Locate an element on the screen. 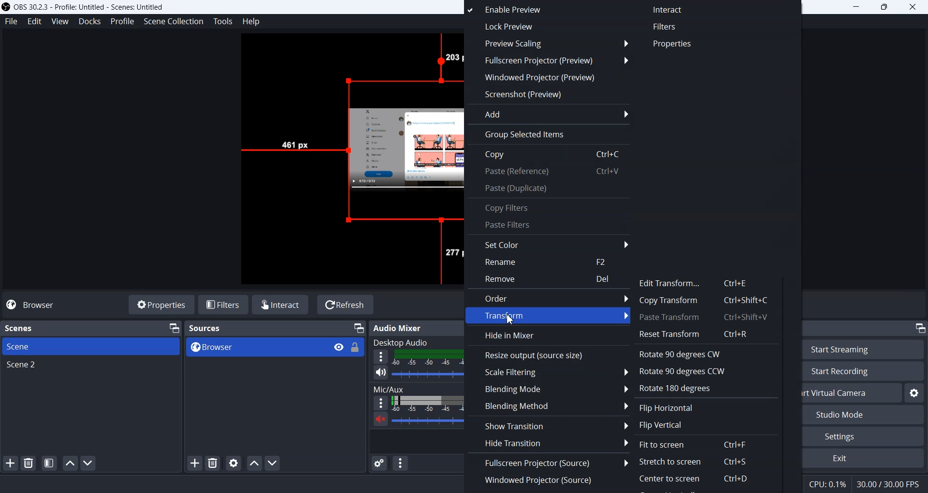 The width and height of the screenshot is (928, 493). Fullscreen Projector is located at coordinates (549, 60).